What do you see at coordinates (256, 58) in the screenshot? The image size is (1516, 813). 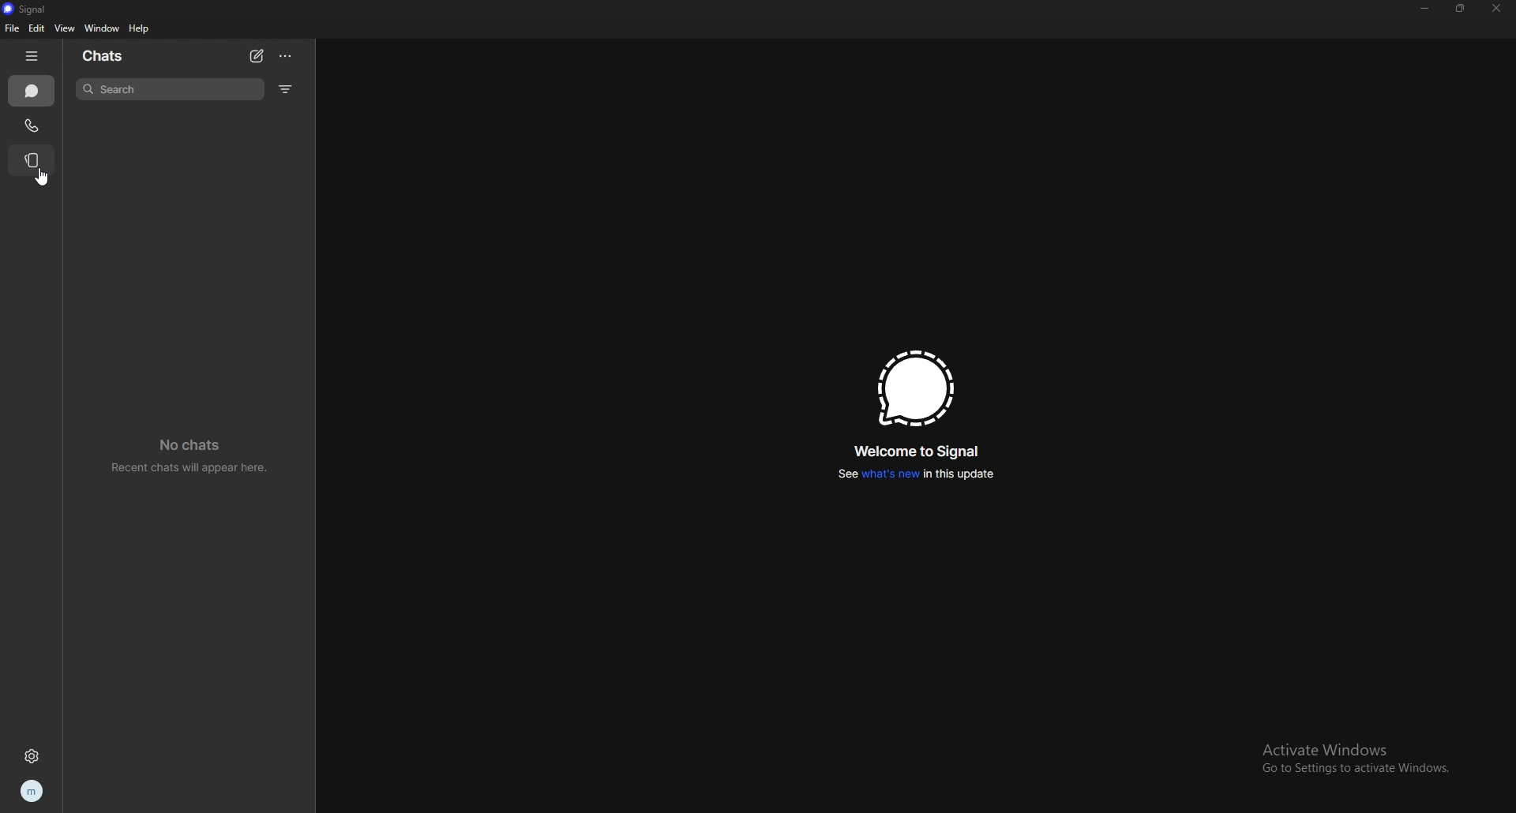 I see `new chat` at bounding box center [256, 58].